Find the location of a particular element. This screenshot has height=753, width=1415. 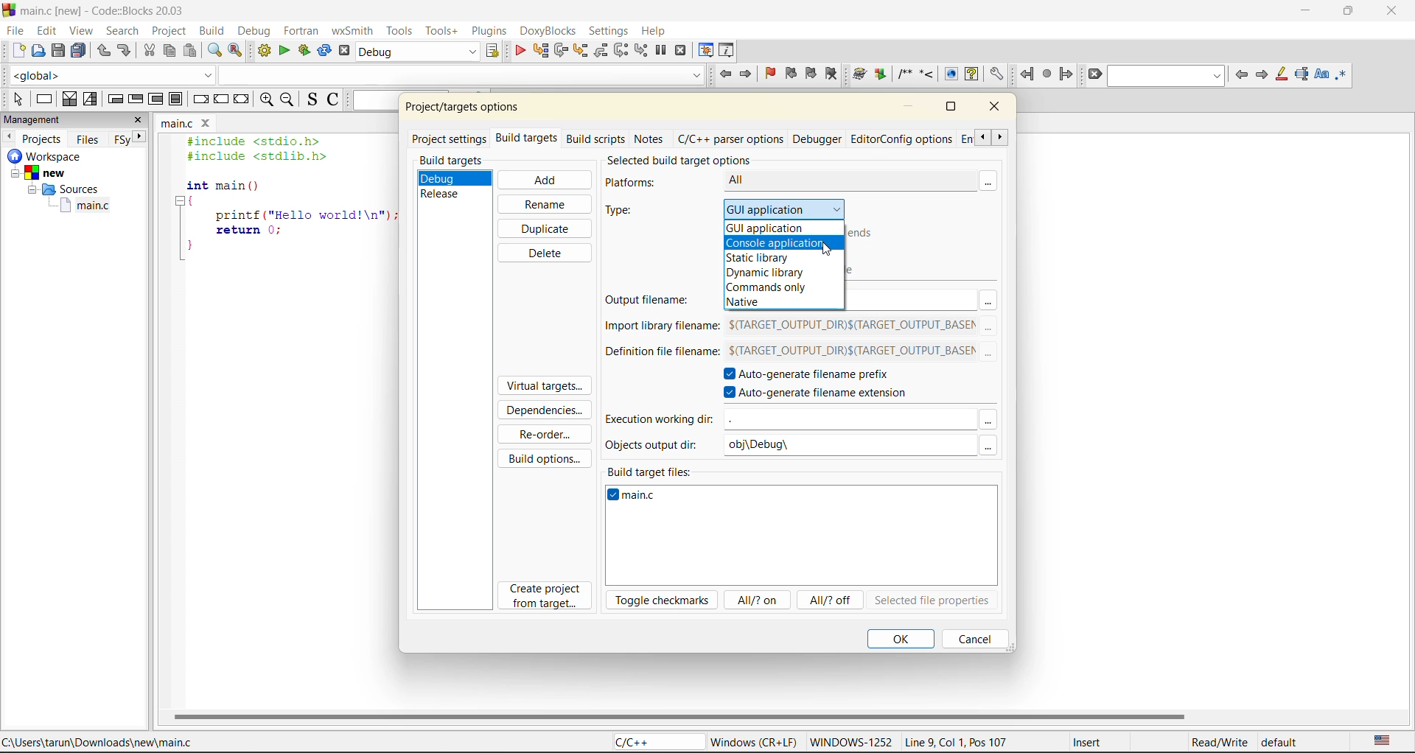

counting loop is located at coordinates (156, 100).